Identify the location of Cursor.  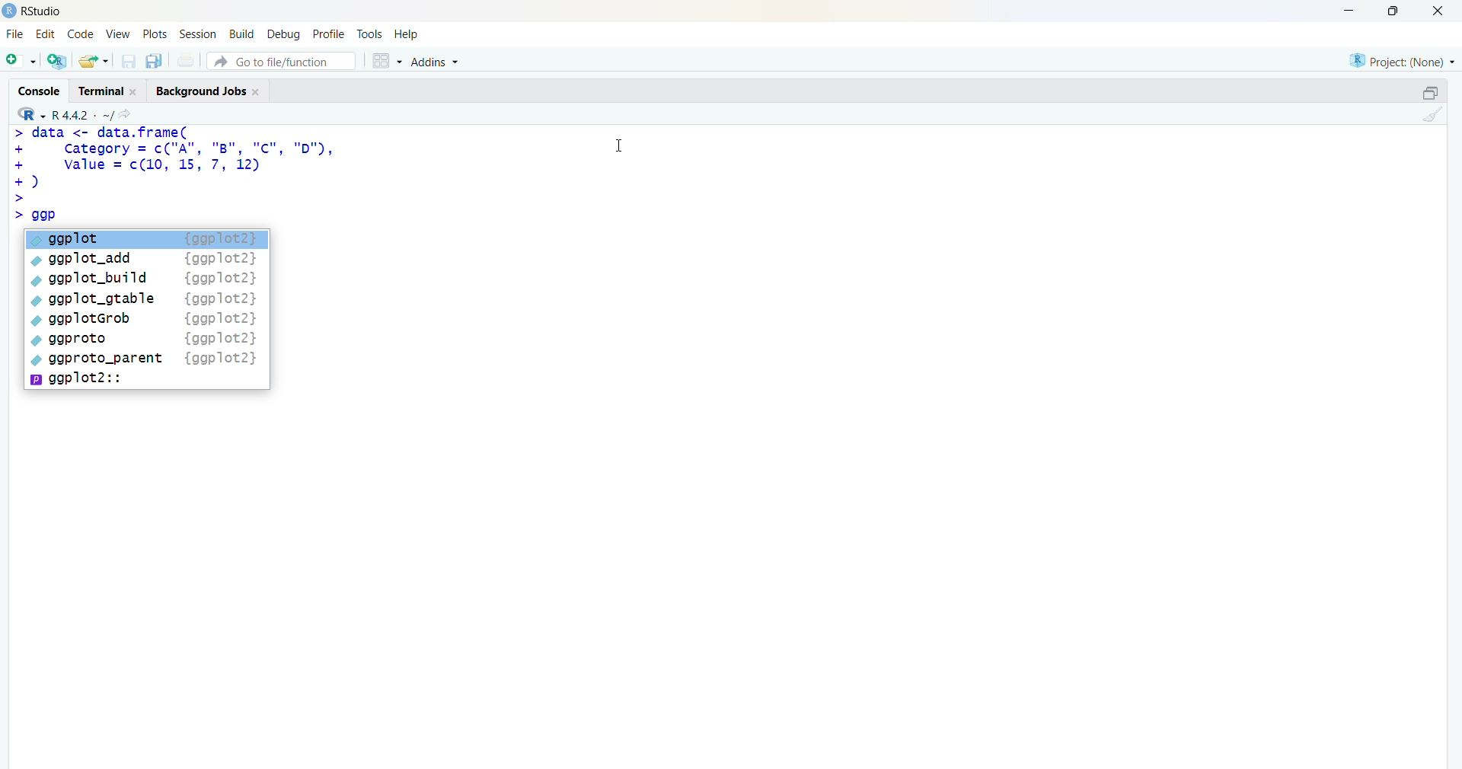
(620, 143).